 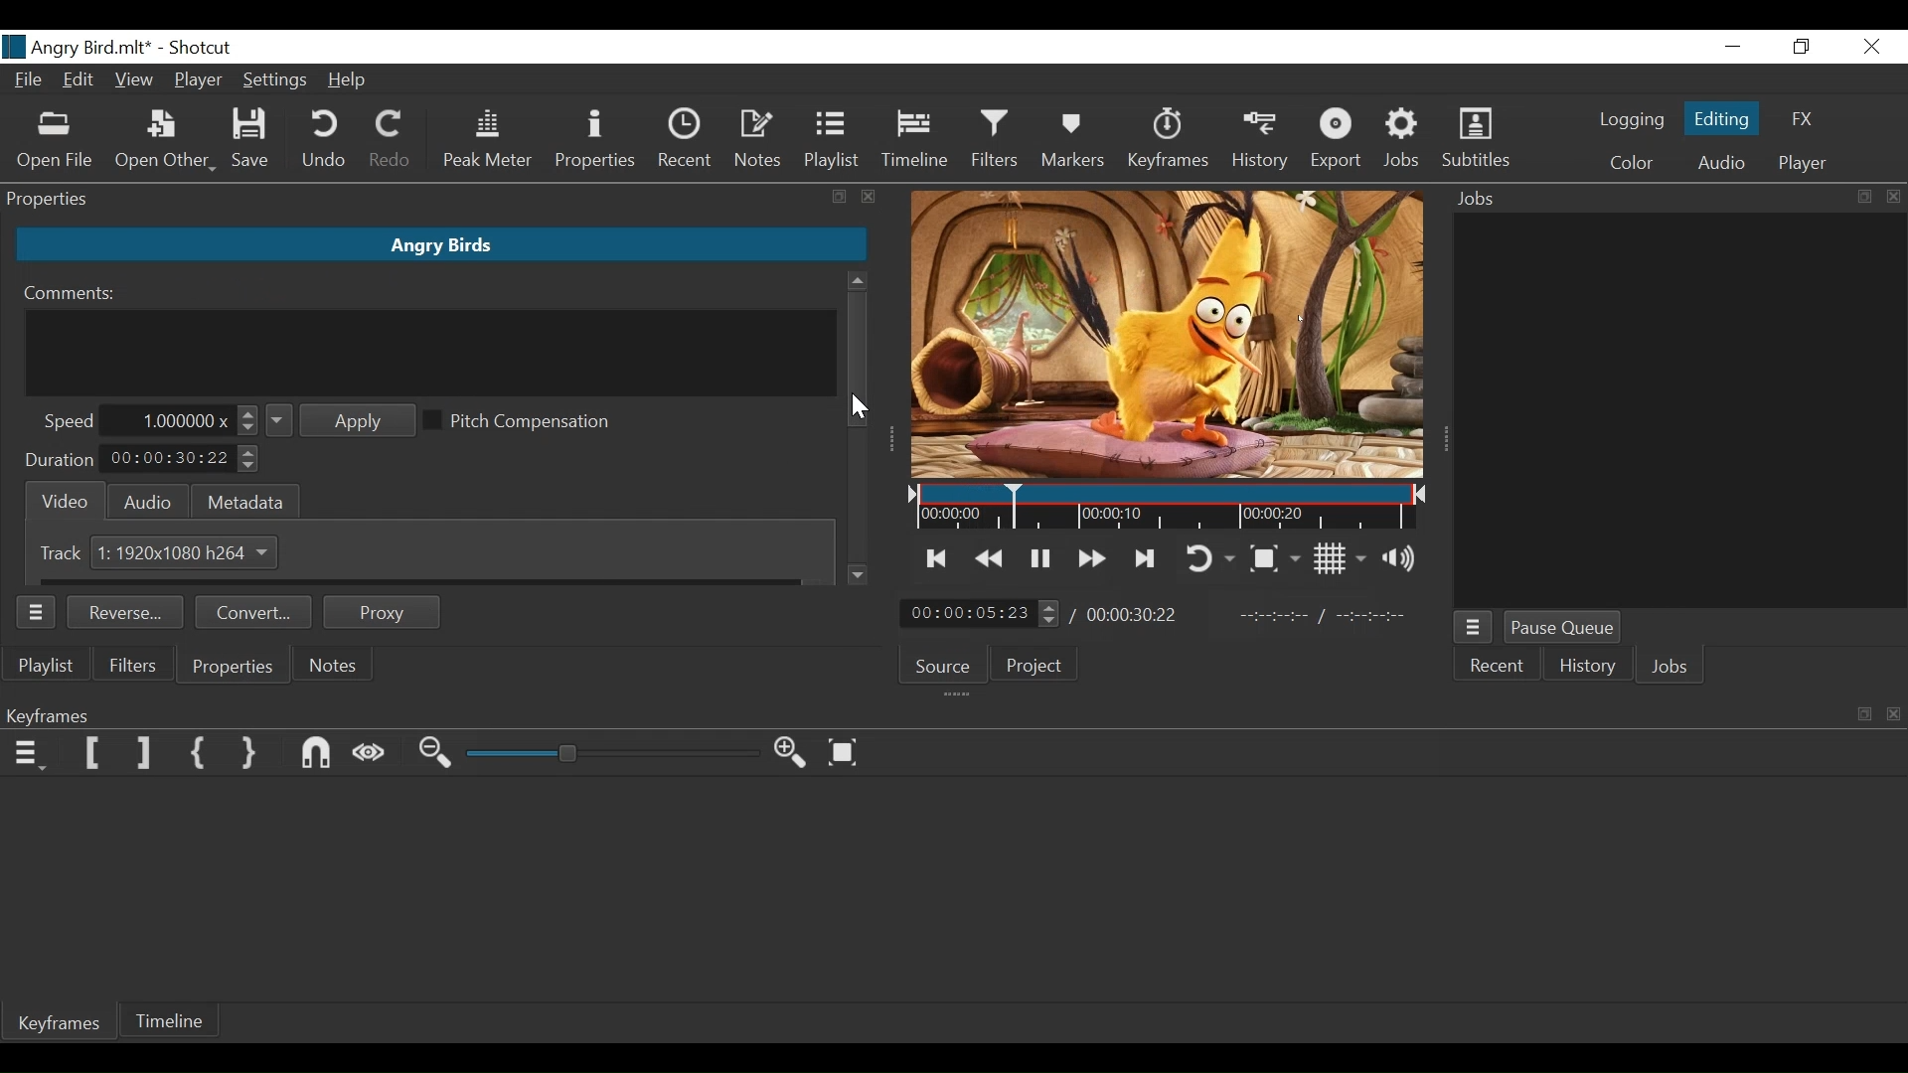 I want to click on Play backward quickly, so click(x=989, y=558).